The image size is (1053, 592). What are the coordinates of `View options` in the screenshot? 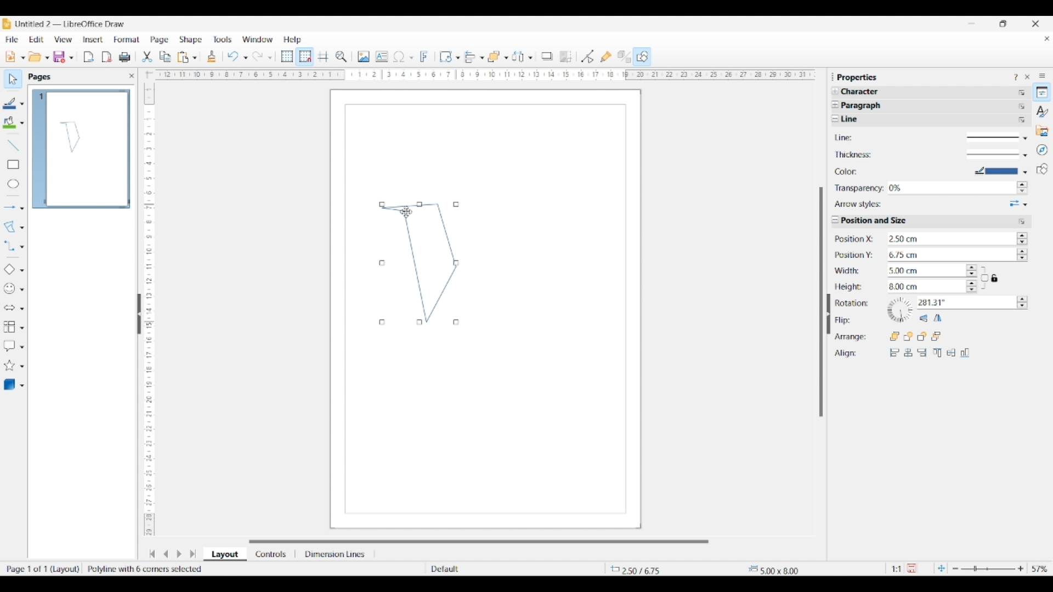 It's located at (63, 39).